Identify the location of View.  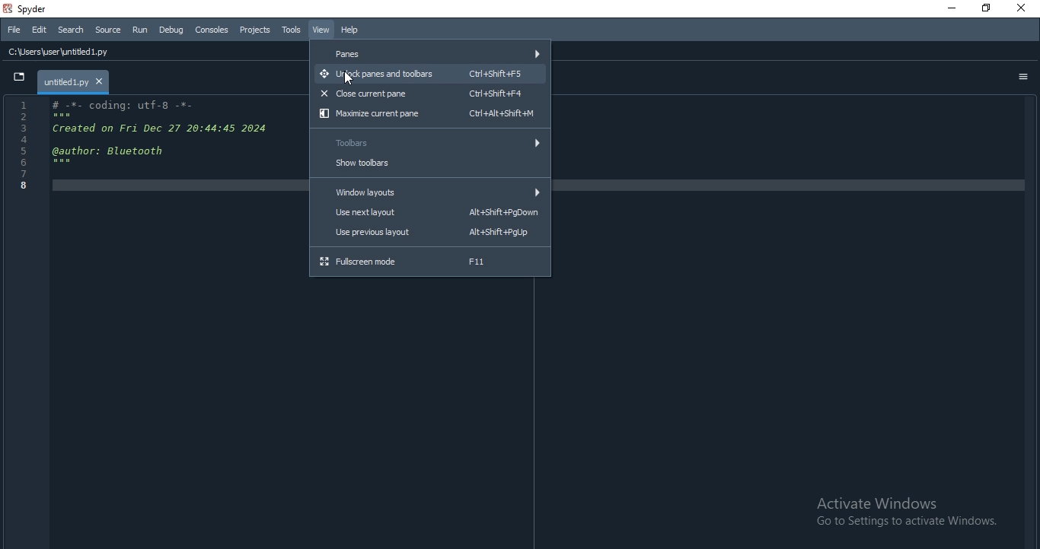
(321, 30).